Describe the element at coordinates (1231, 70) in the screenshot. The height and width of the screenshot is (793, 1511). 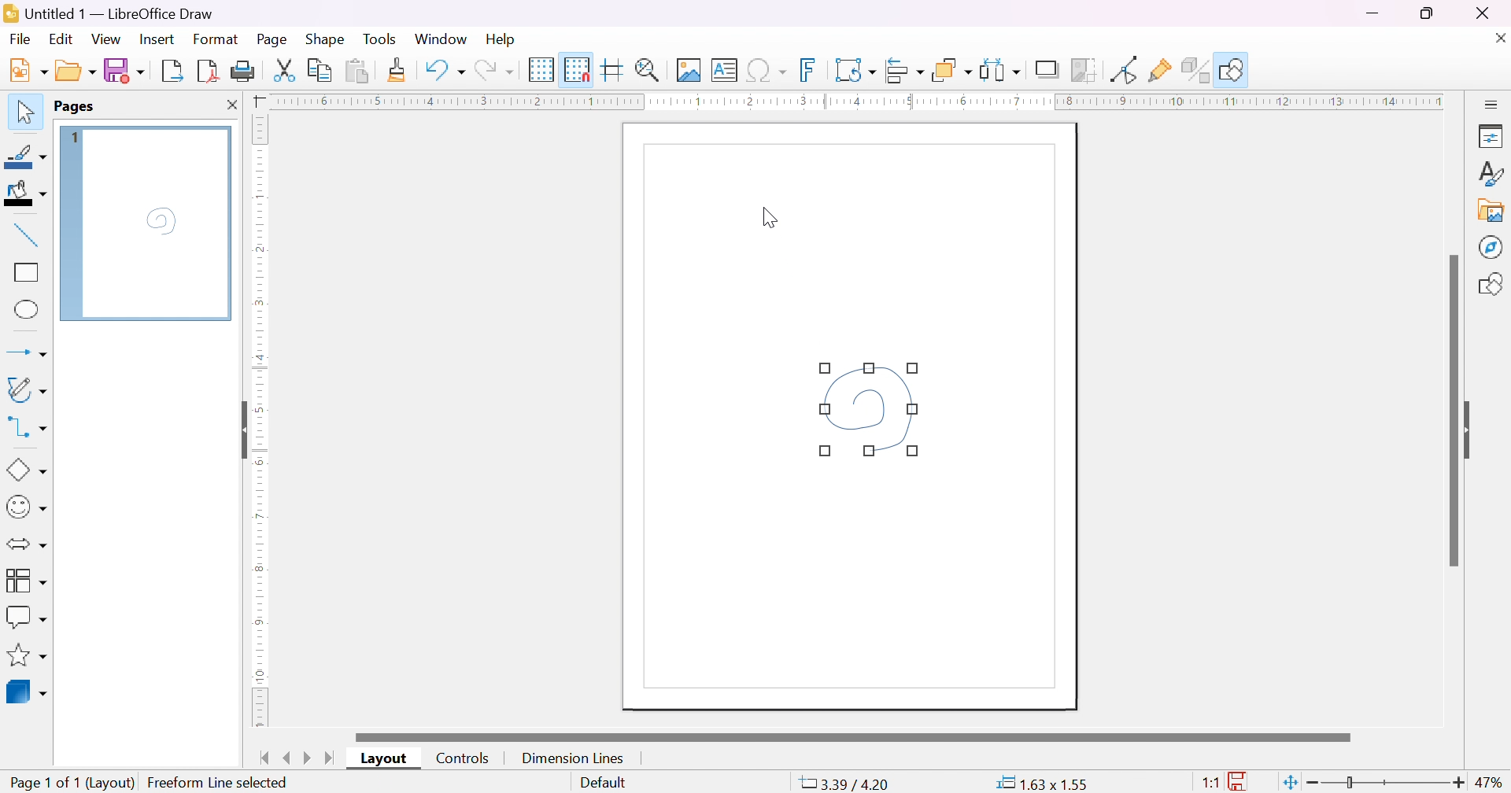
I see `show draw function` at that location.